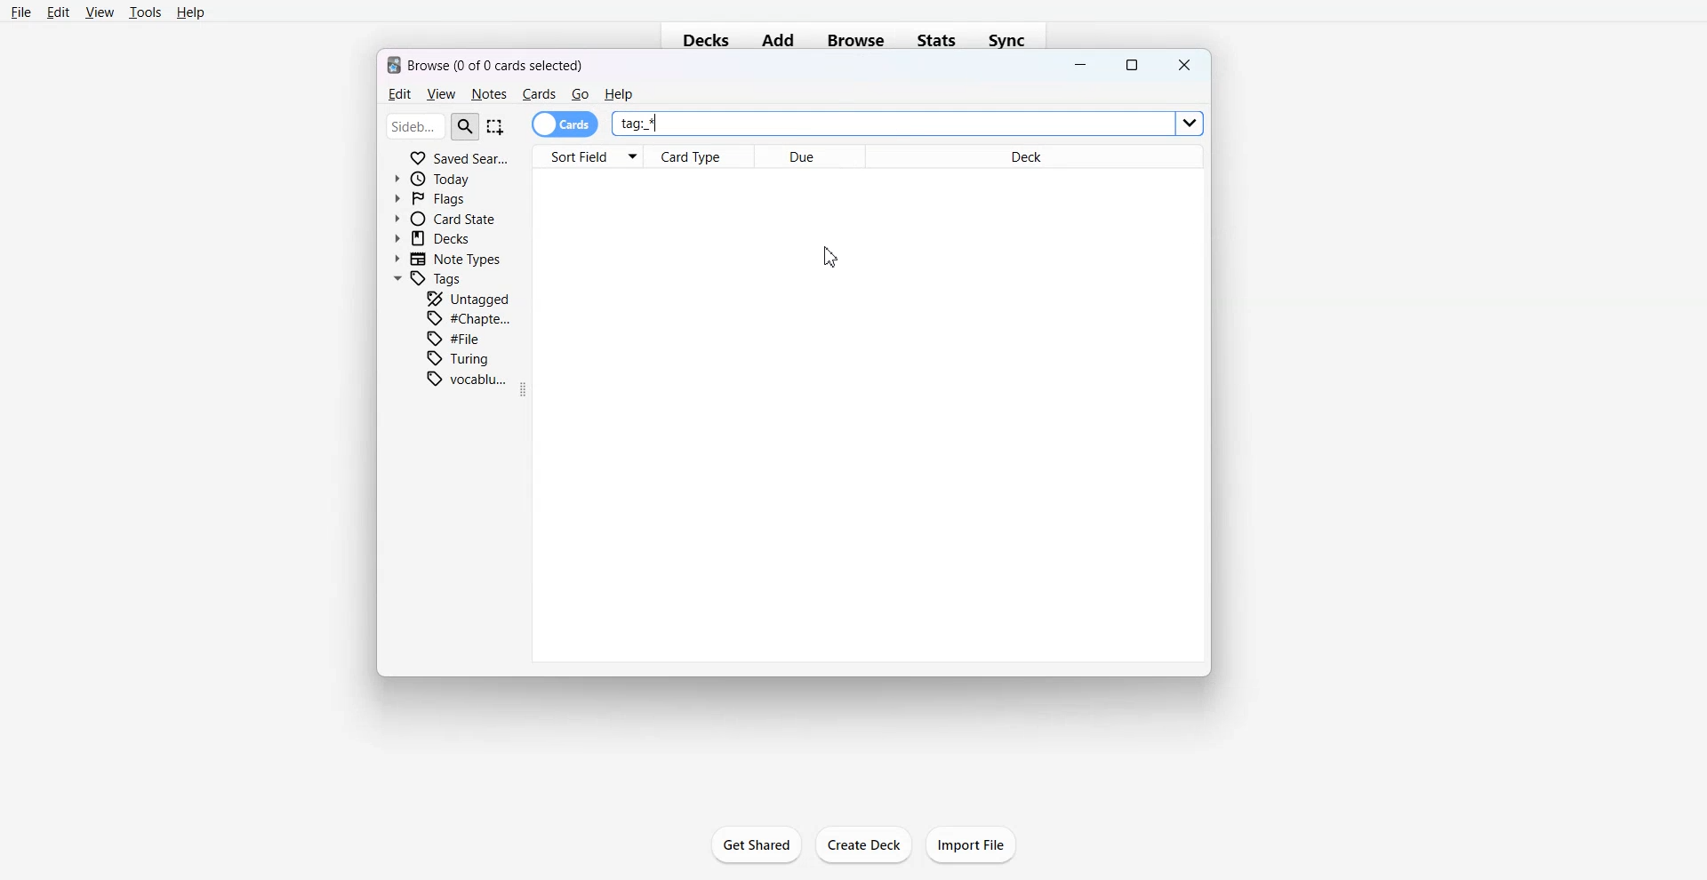 This screenshot has width=1707, height=880. Describe the element at coordinates (834, 256) in the screenshot. I see `Cursor` at that location.